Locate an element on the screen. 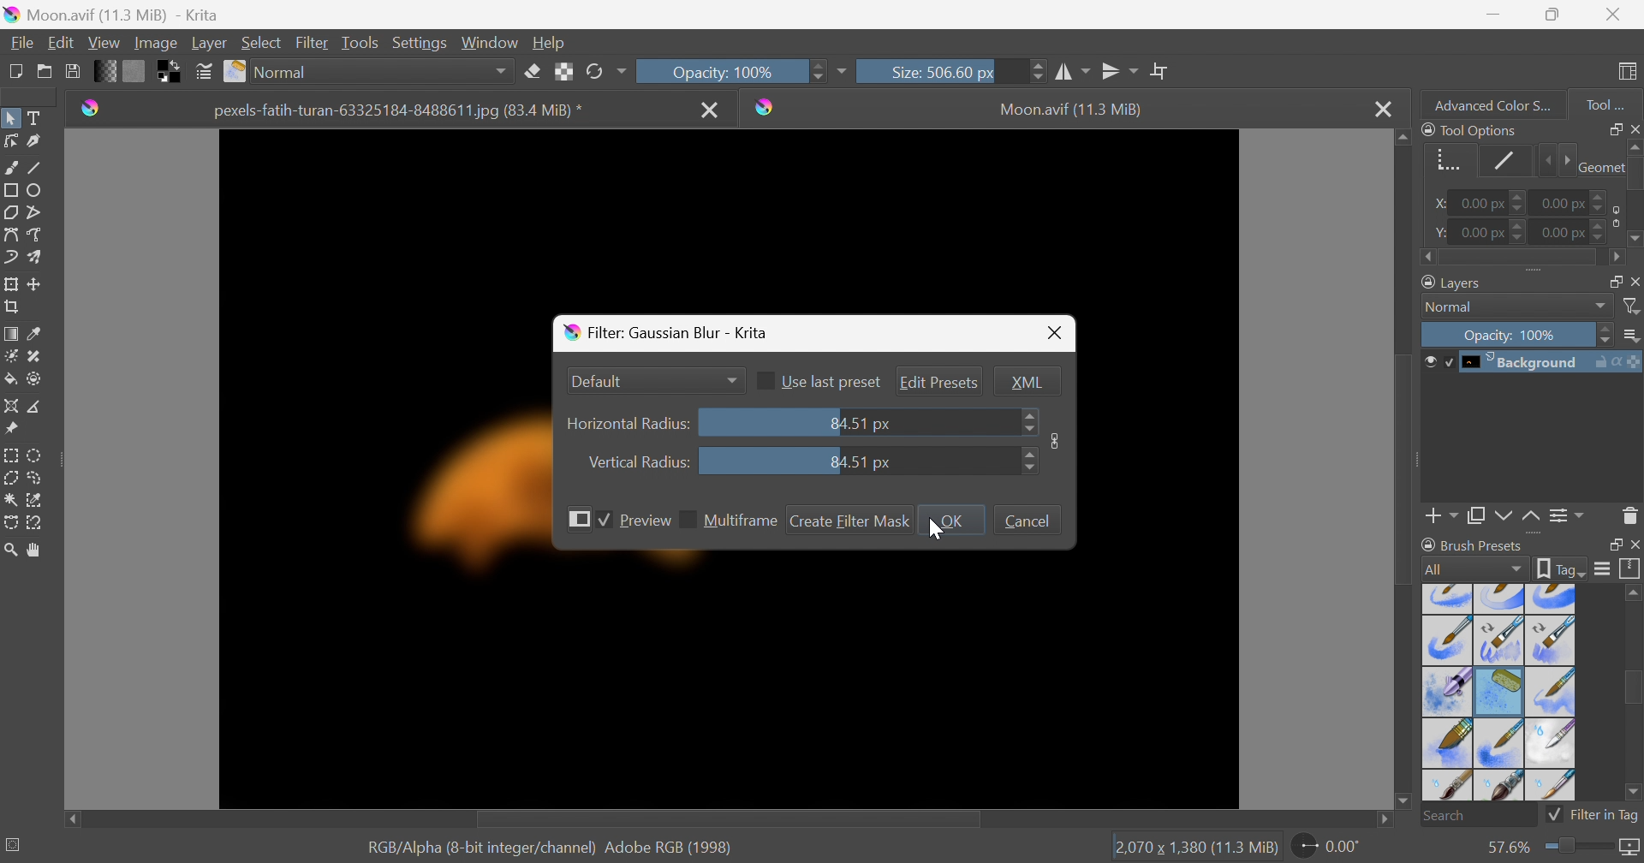  Scroll right is located at coordinates (1387, 821).